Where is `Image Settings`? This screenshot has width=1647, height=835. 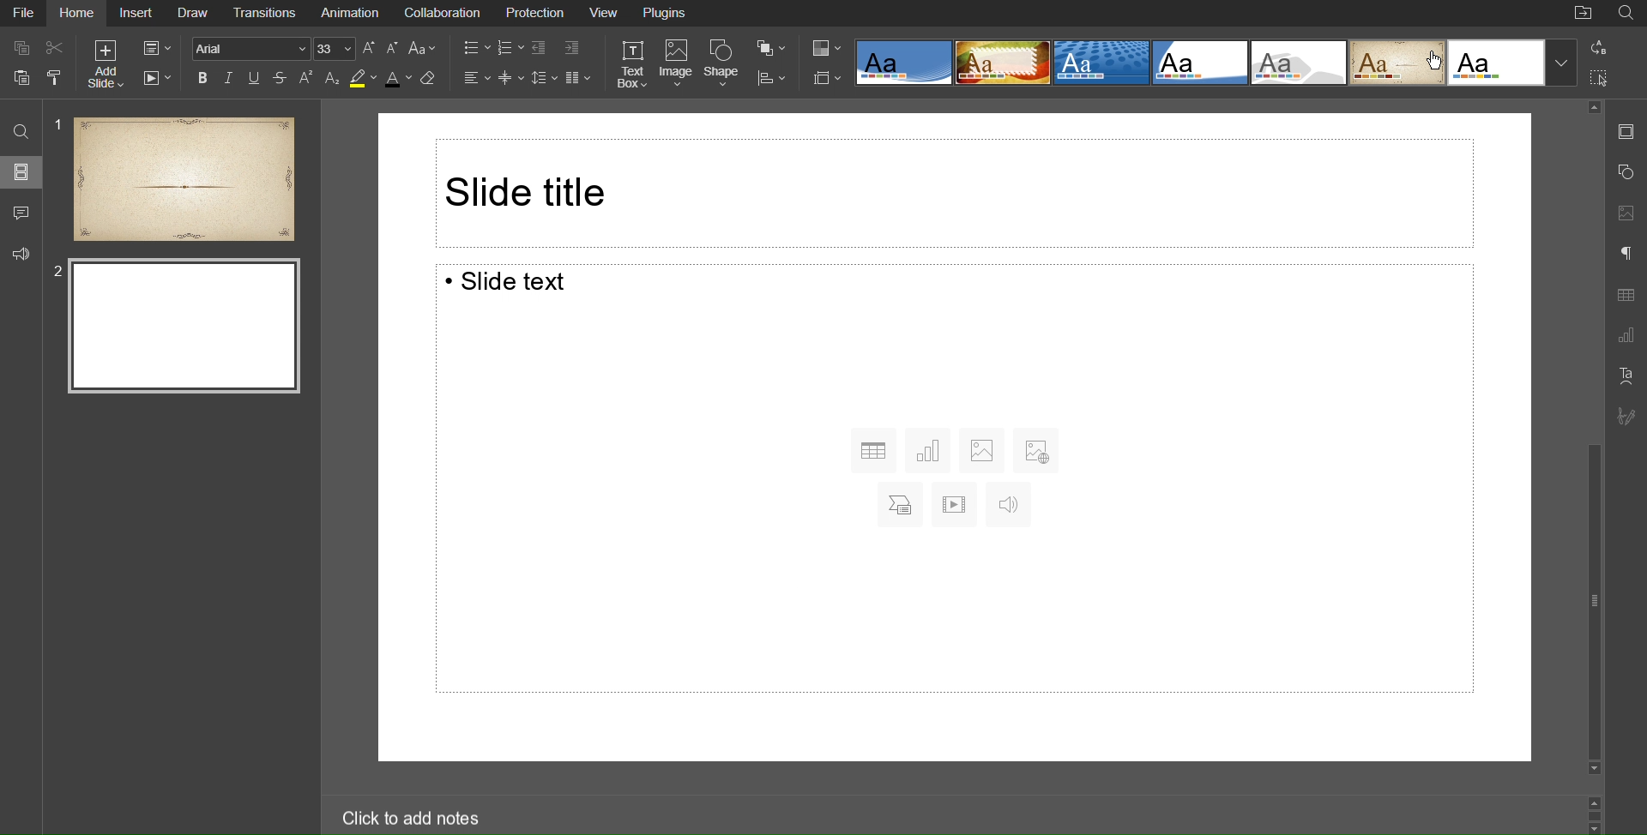
Image Settings is located at coordinates (1626, 214).